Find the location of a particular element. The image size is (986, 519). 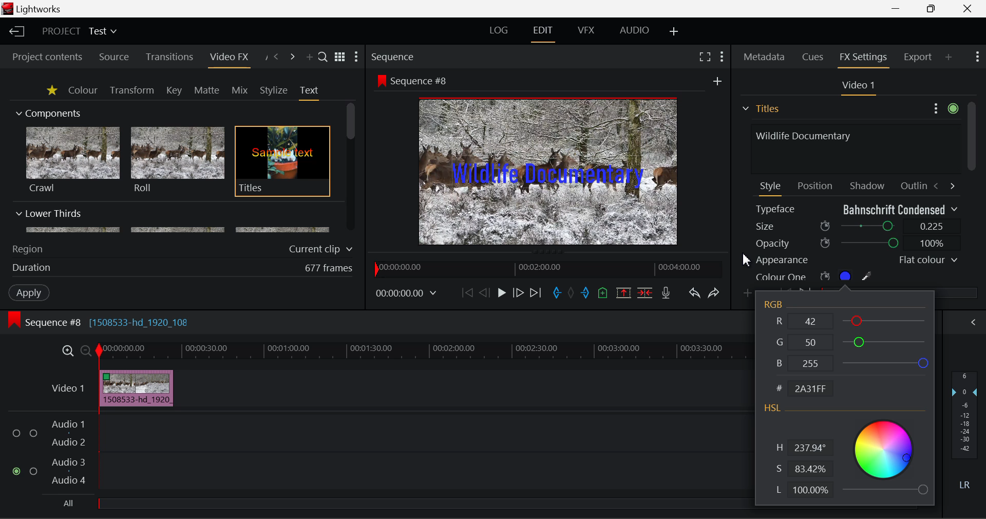

Titles is located at coordinates (282, 162).